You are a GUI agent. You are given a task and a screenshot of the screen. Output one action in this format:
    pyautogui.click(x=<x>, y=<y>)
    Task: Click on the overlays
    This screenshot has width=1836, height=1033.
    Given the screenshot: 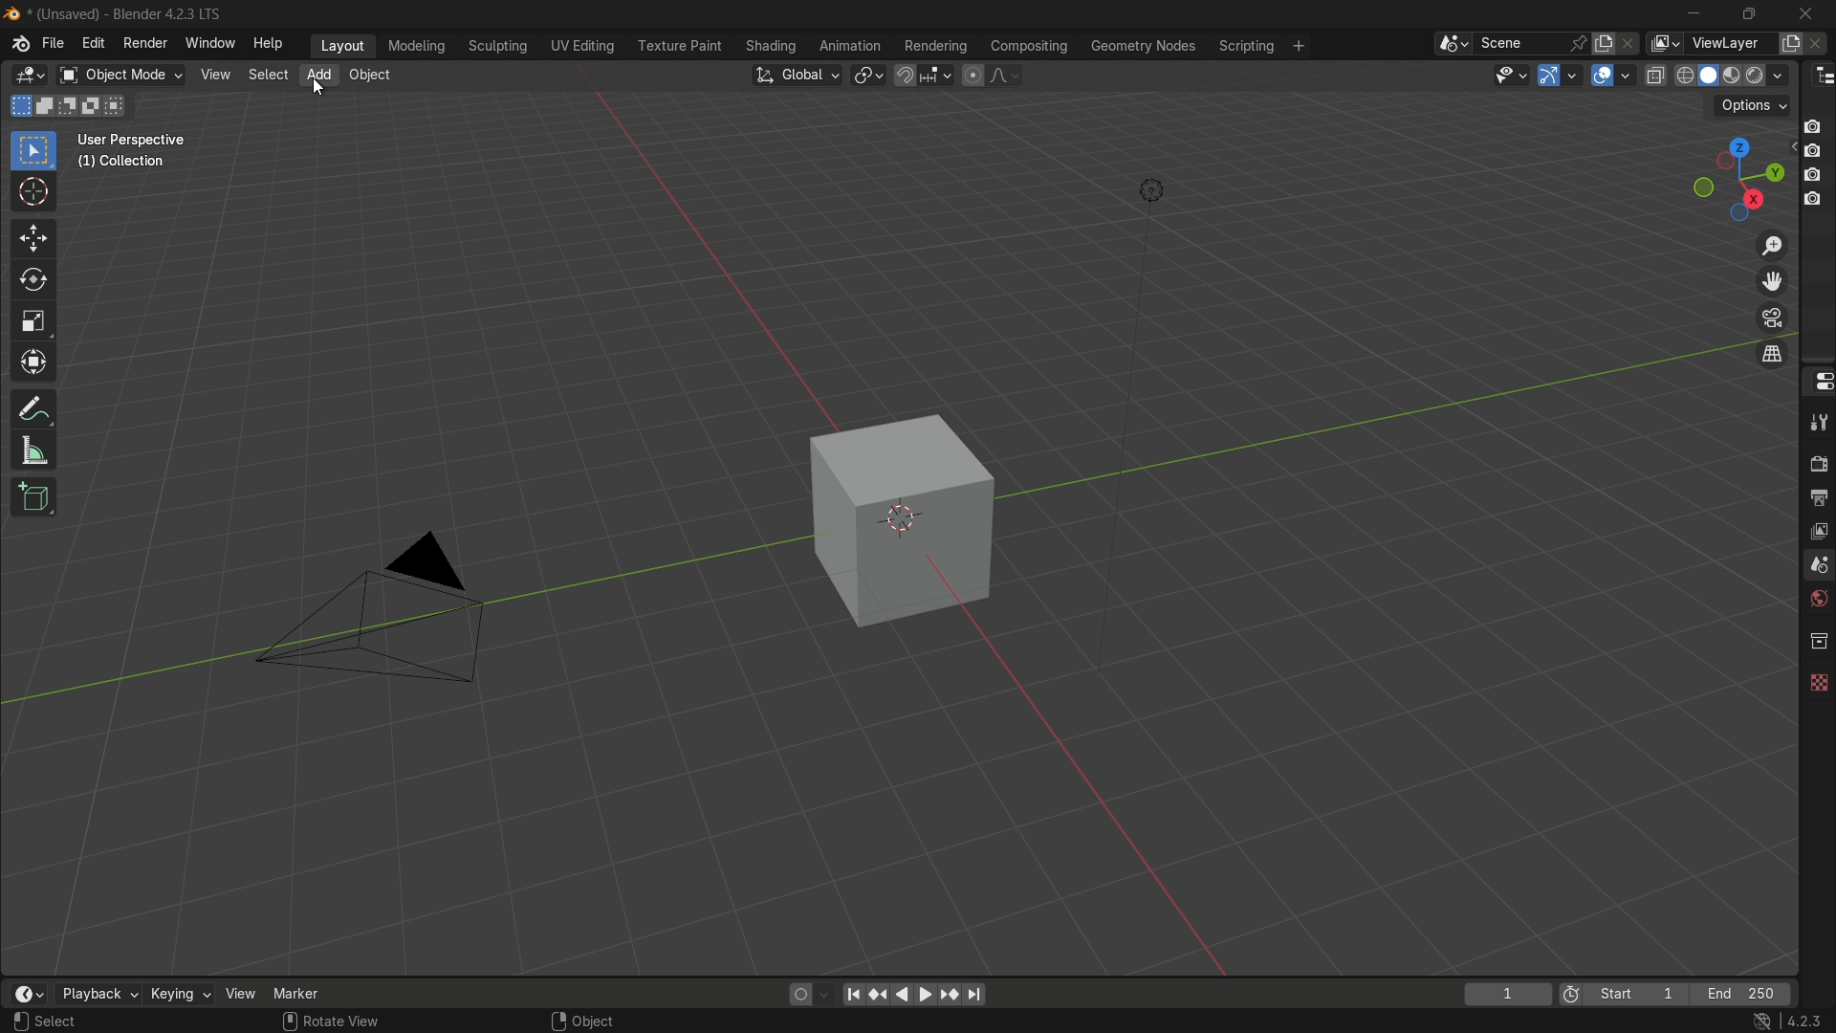 What is the action you would take?
    pyautogui.click(x=1629, y=75)
    